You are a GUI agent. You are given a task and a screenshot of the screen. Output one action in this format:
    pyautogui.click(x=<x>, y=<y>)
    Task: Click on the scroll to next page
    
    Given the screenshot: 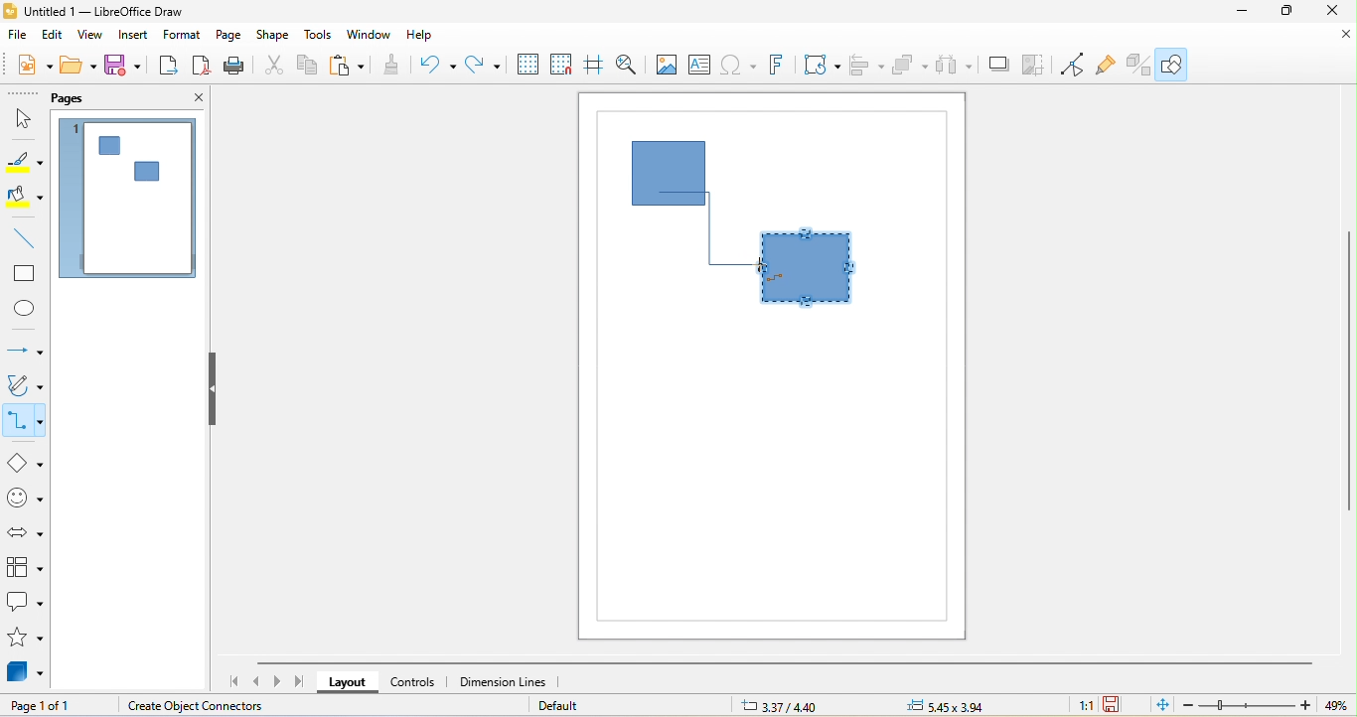 What is the action you would take?
    pyautogui.click(x=278, y=683)
    